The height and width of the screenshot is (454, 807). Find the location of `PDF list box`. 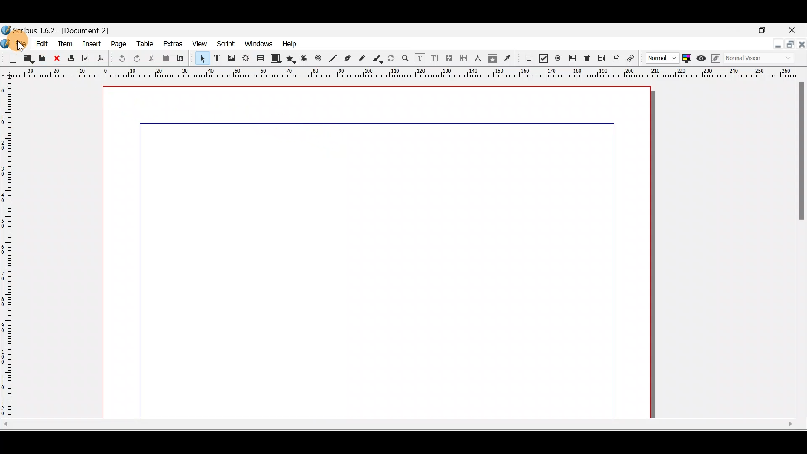

PDF list box is located at coordinates (600, 59).